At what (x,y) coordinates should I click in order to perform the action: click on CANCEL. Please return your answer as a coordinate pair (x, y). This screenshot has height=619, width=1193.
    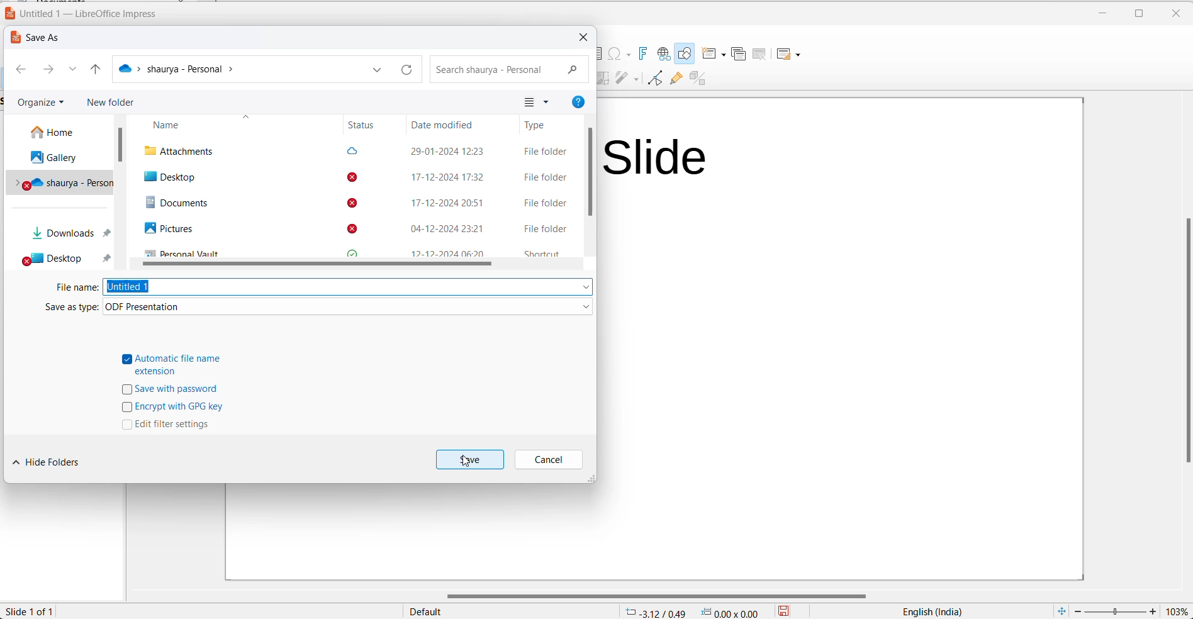
    Looking at the image, I should click on (551, 457).